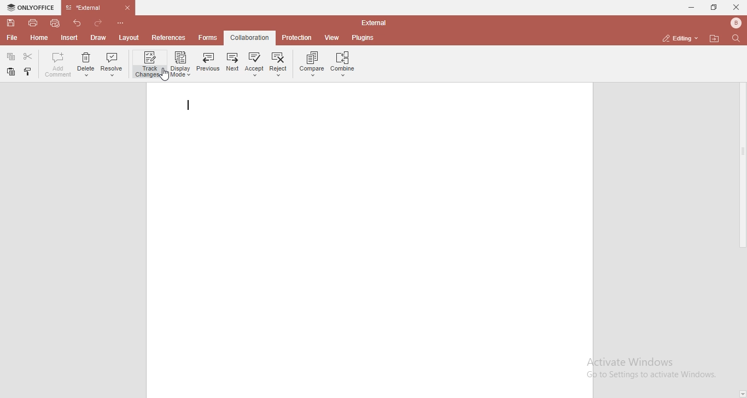  Describe the element at coordinates (100, 8) in the screenshot. I see `file tab name` at that location.